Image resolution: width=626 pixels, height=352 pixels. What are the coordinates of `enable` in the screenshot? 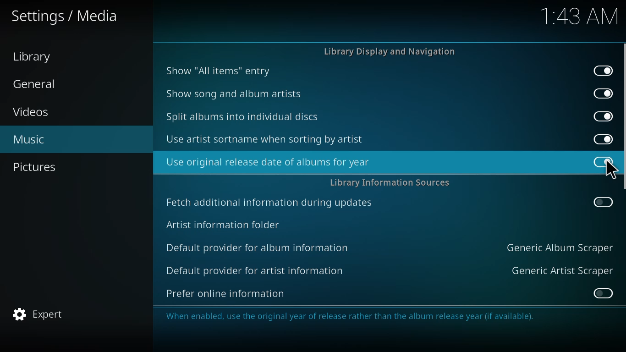 It's located at (602, 201).